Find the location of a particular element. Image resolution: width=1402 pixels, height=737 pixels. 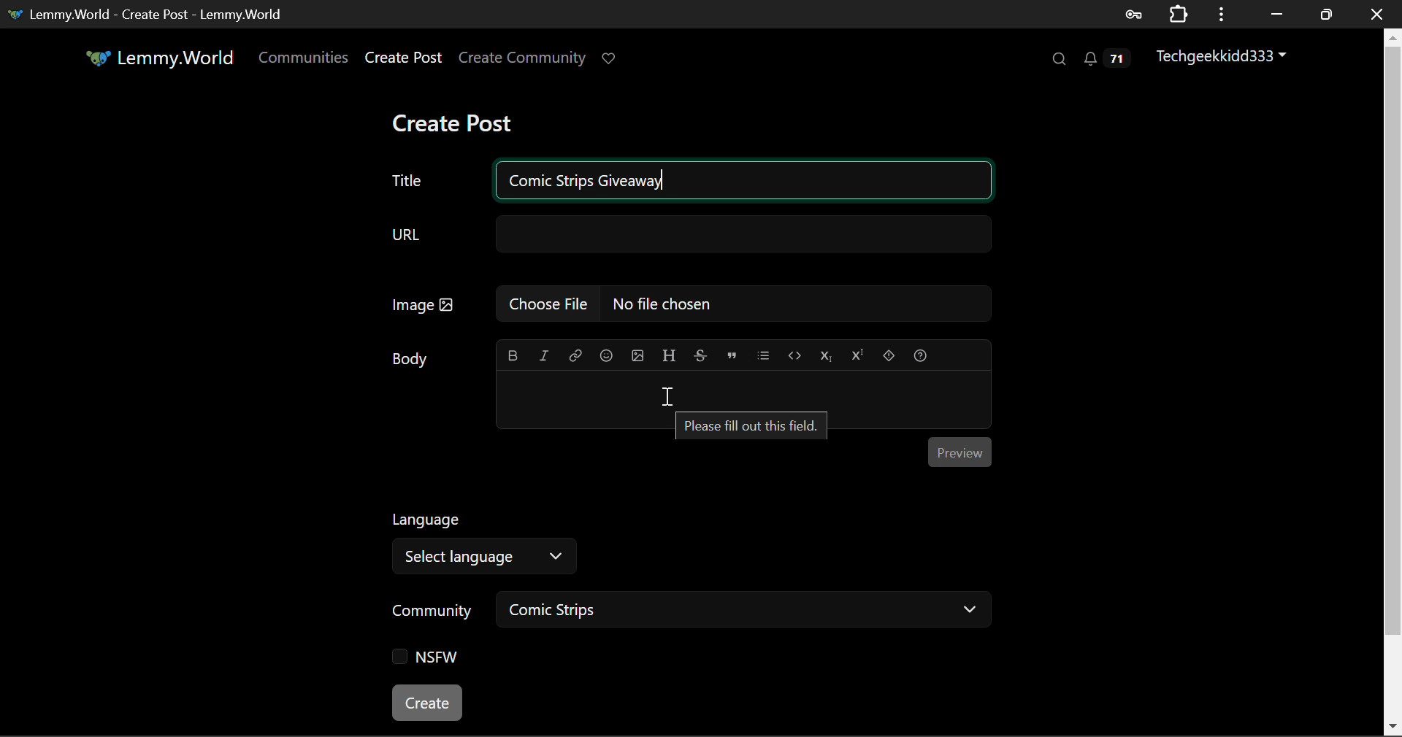

Cursor Position is located at coordinates (669, 395).